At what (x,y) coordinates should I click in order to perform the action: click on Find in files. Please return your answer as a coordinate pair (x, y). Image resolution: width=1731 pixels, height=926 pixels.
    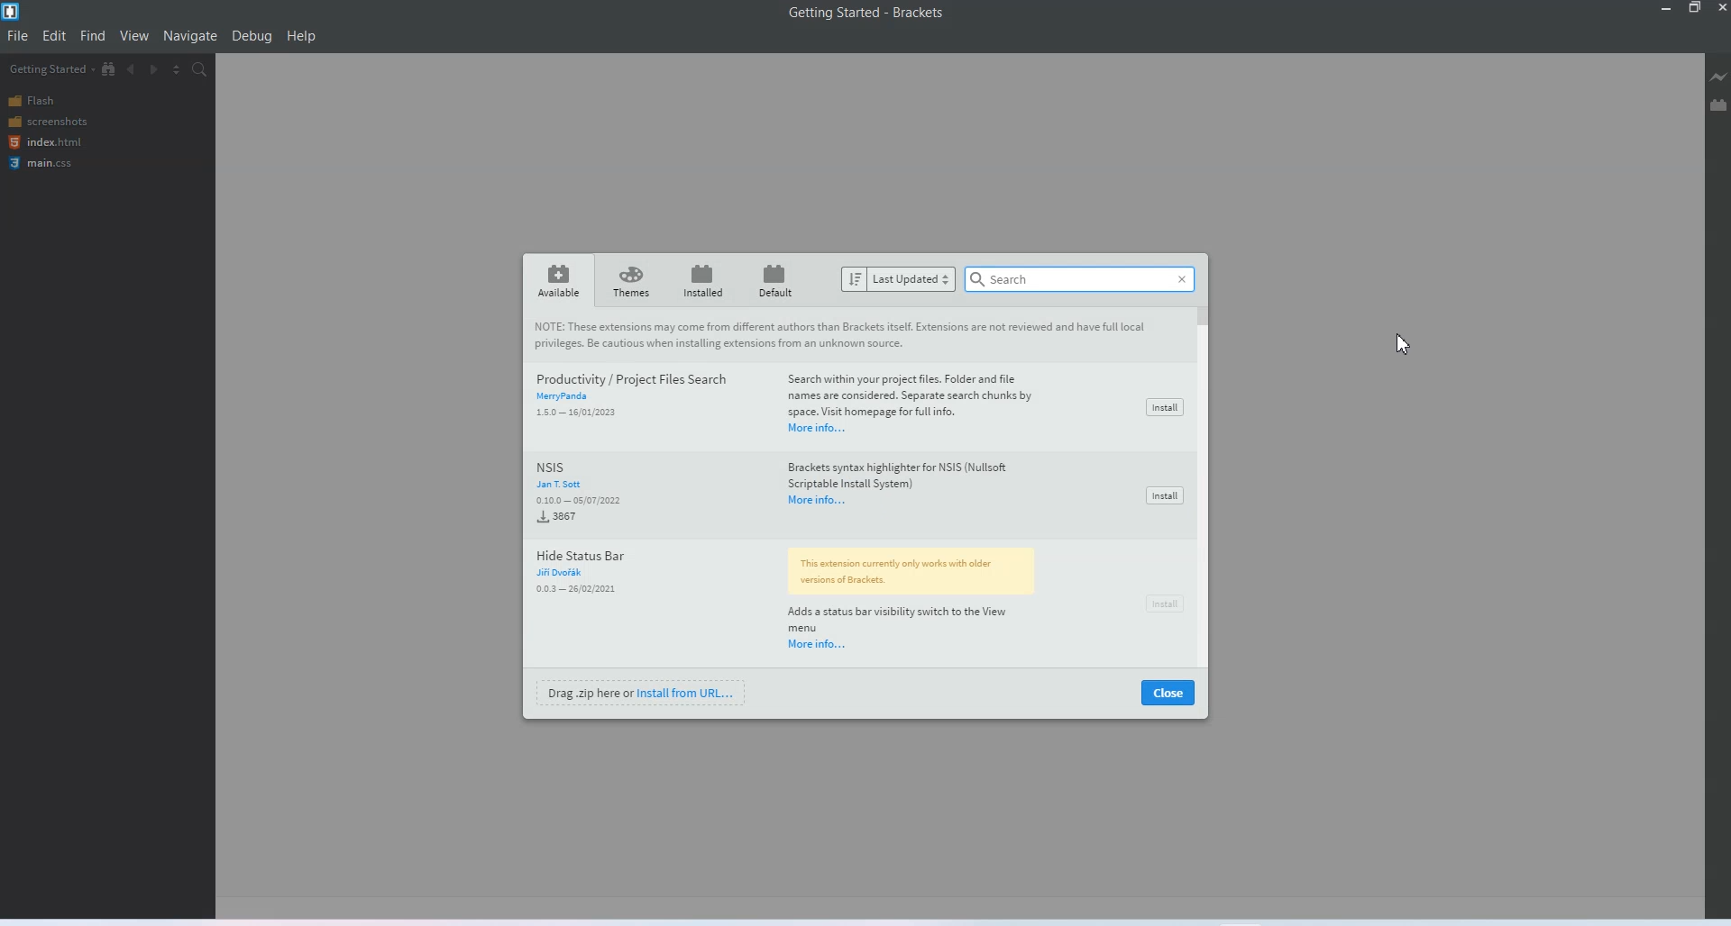
    Looking at the image, I should click on (200, 69).